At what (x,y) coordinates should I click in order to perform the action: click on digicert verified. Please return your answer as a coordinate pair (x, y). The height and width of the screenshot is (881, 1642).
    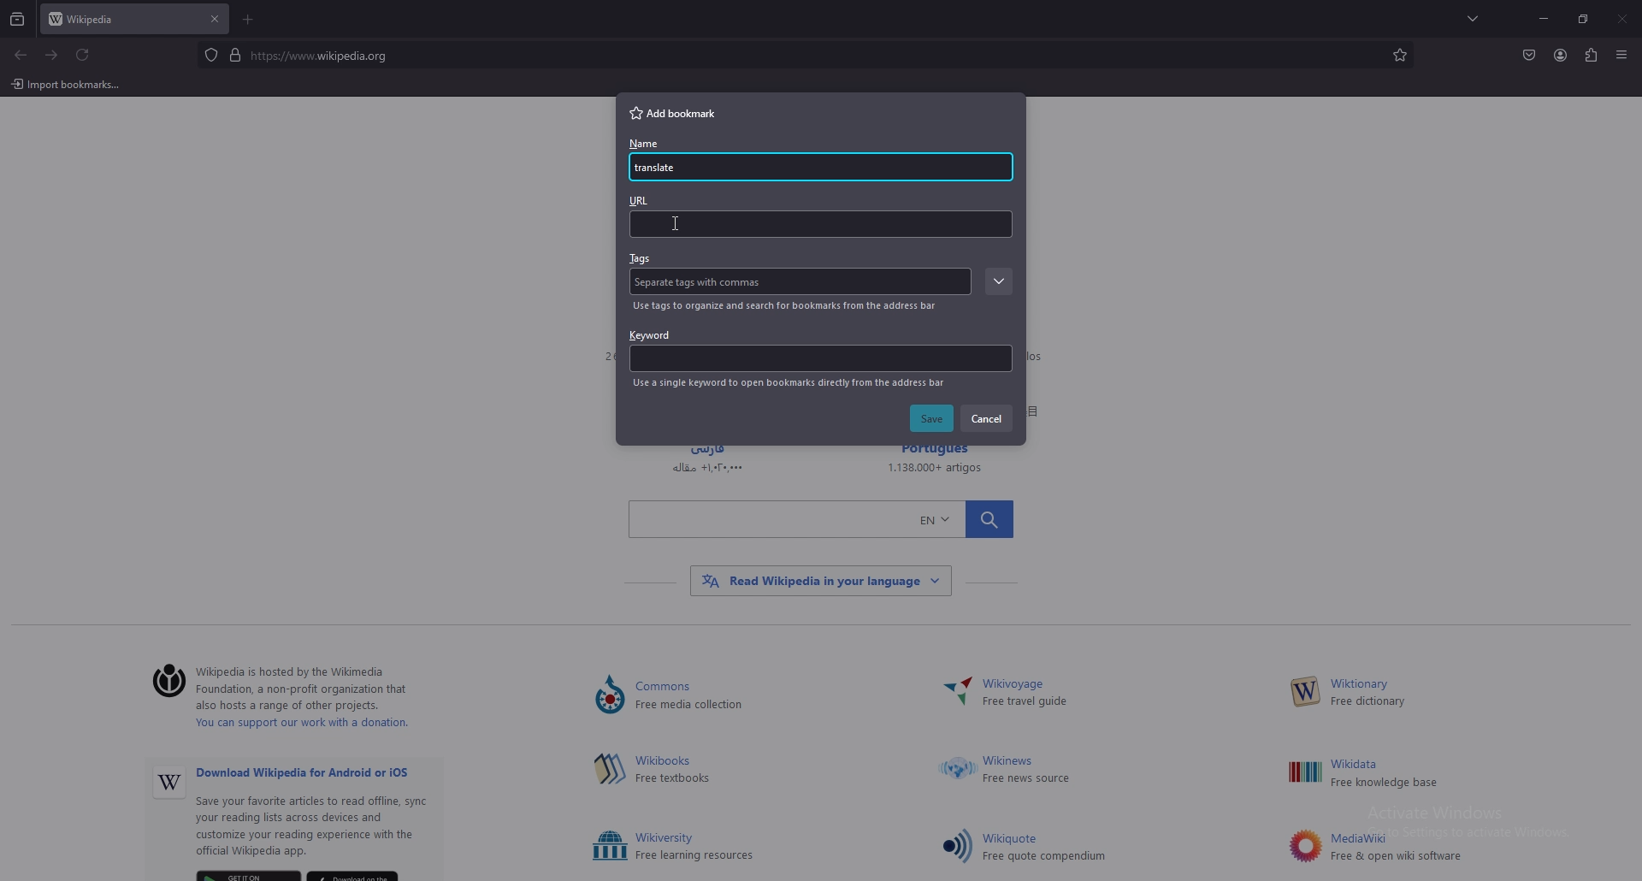
    Looking at the image, I should click on (237, 54).